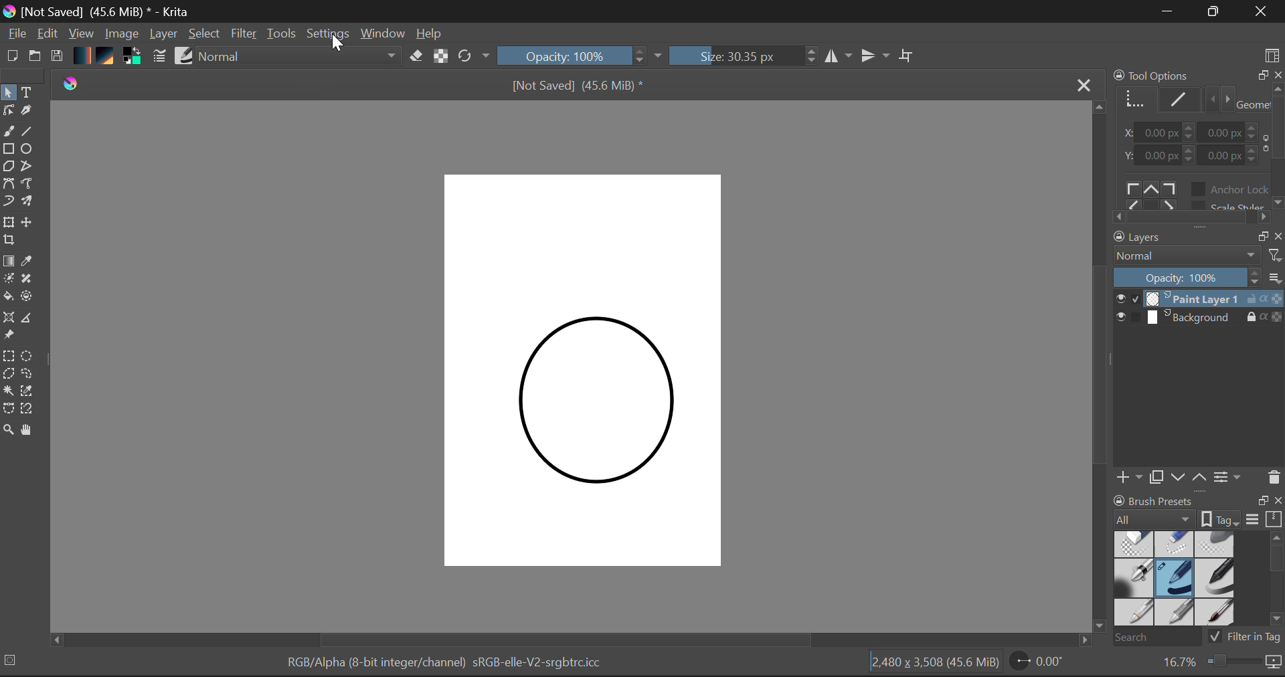  I want to click on Polygon Selection, so click(9, 375).